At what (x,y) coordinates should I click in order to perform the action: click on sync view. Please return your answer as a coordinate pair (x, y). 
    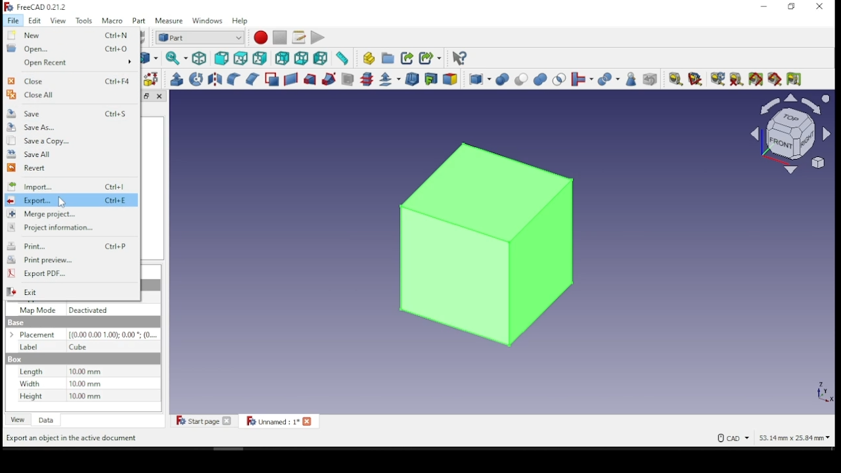
    Looking at the image, I should click on (177, 58).